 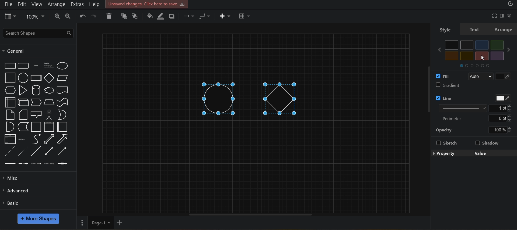 What do you see at coordinates (10, 66) in the screenshot?
I see `Rectangle` at bounding box center [10, 66].